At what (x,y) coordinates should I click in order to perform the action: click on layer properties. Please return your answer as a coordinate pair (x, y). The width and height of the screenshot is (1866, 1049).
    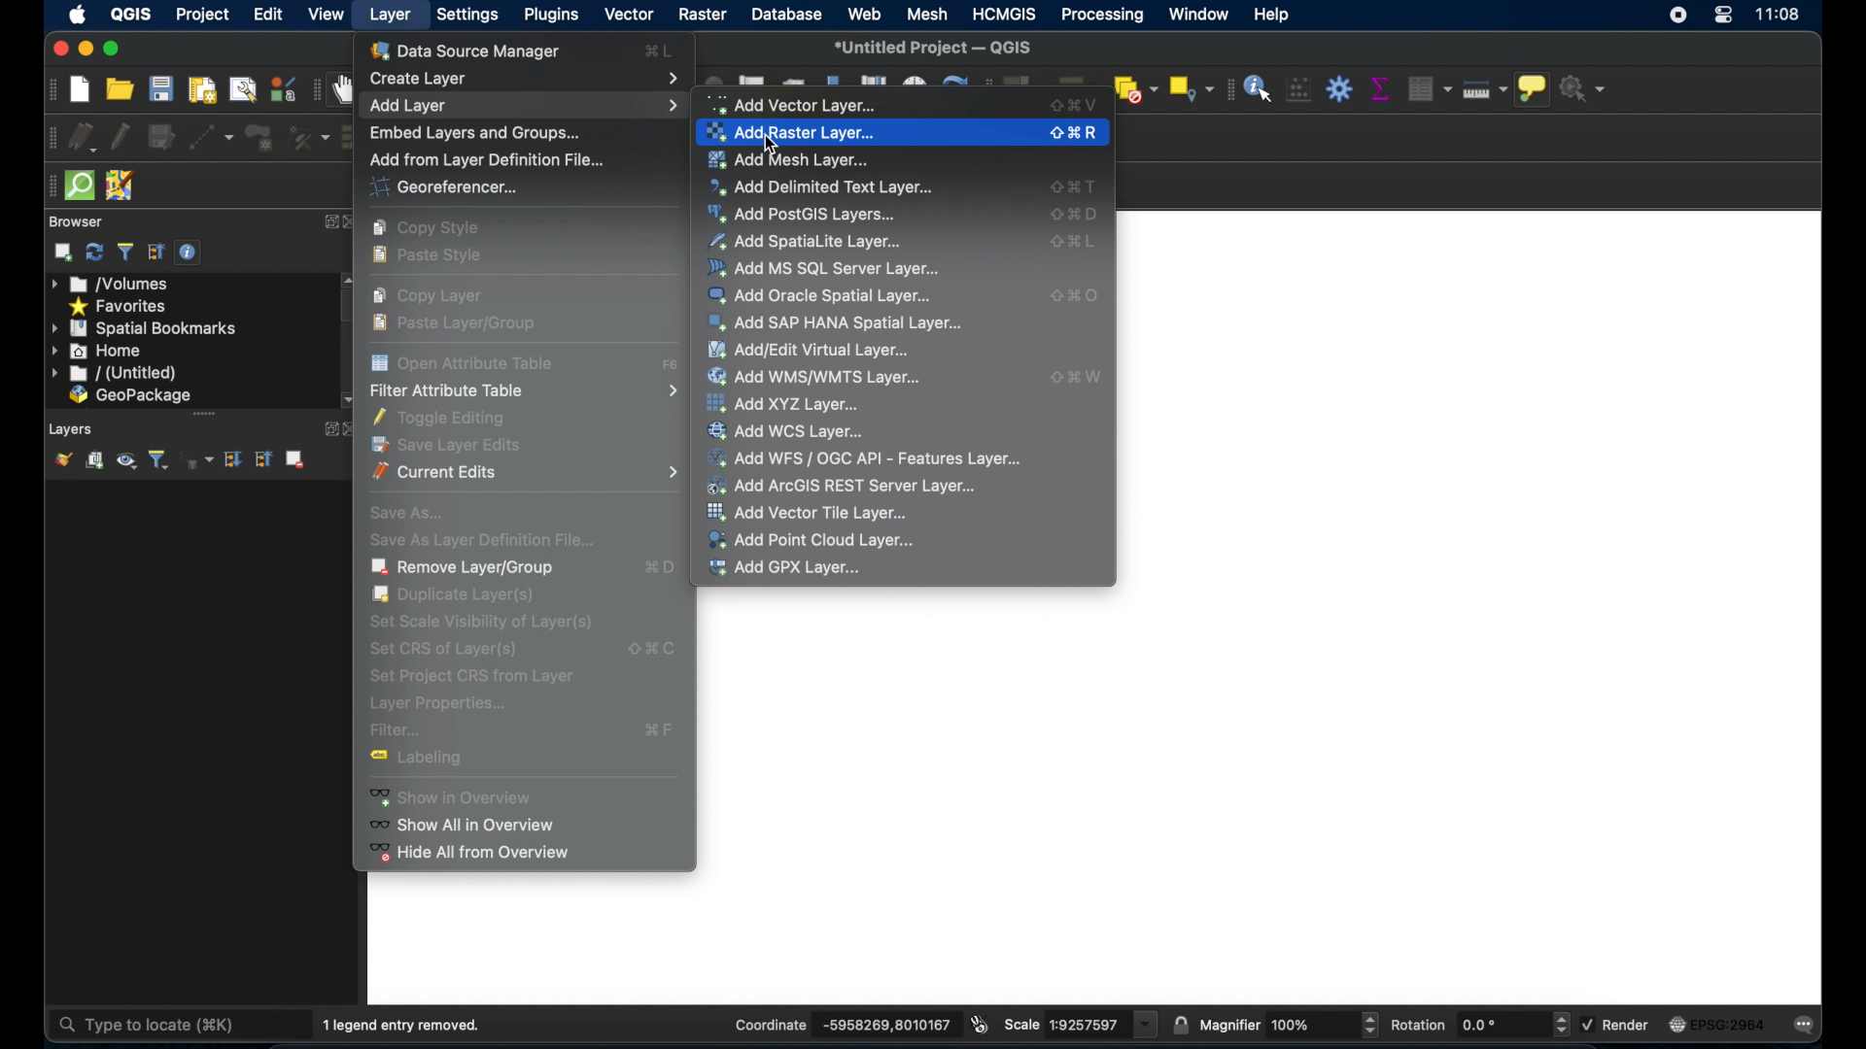
    Looking at the image, I should click on (438, 704).